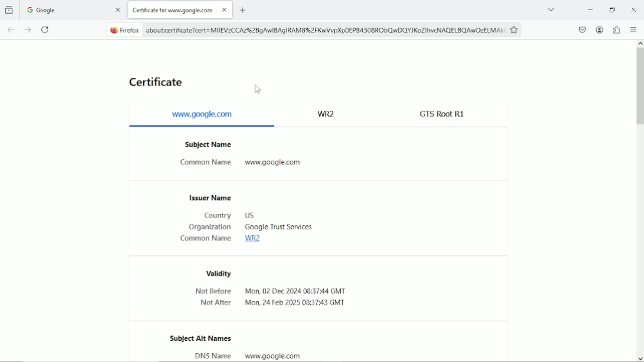 This screenshot has height=362, width=644. What do you see at coordinates (213, 356) in the screenshot?
I see `DNS Name` at bounding box center [213, 356].